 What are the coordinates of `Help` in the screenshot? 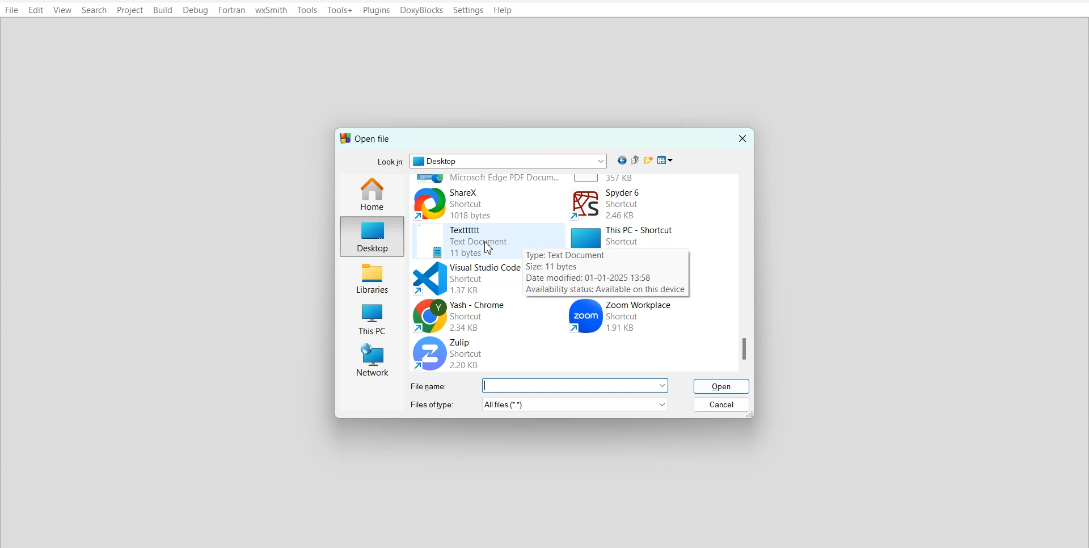 It's located at (503, 11).